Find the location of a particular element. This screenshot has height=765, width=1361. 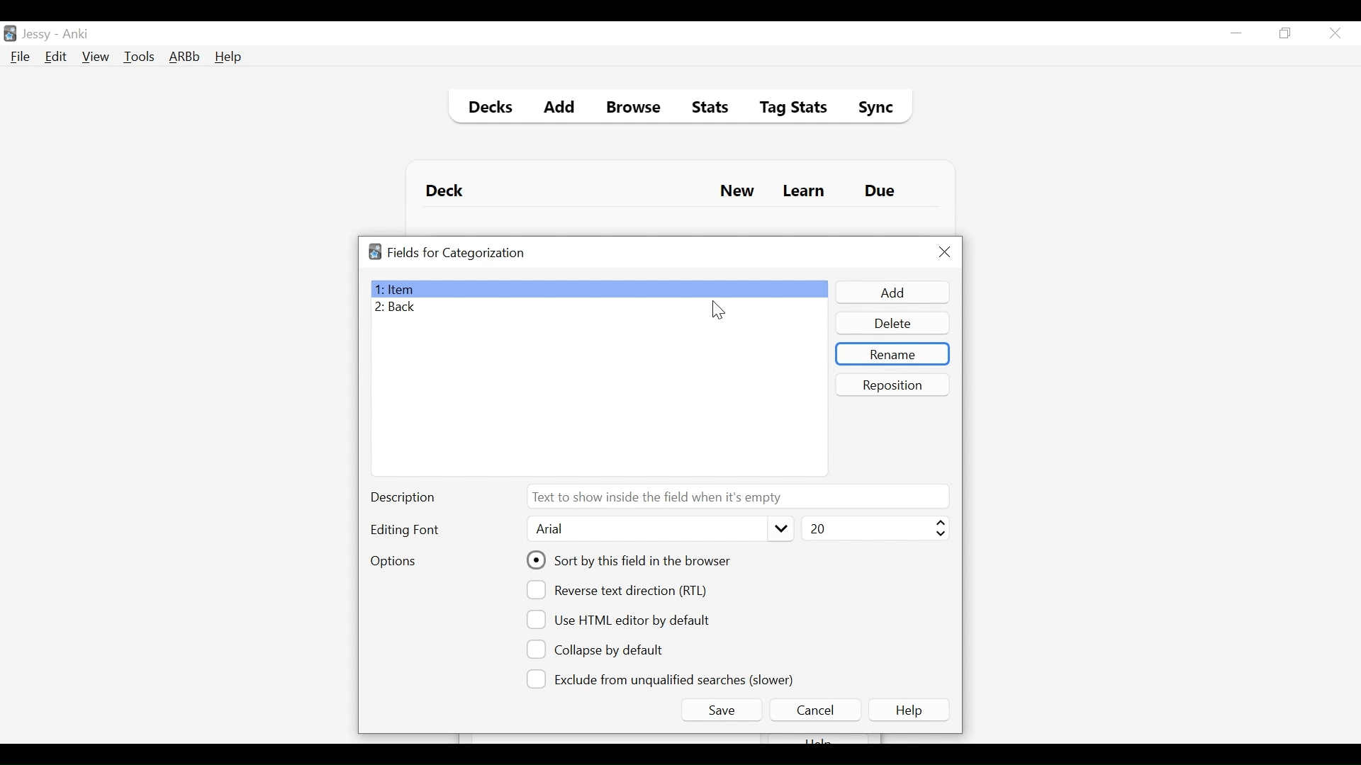

Add is located at coordinates (891, 293).